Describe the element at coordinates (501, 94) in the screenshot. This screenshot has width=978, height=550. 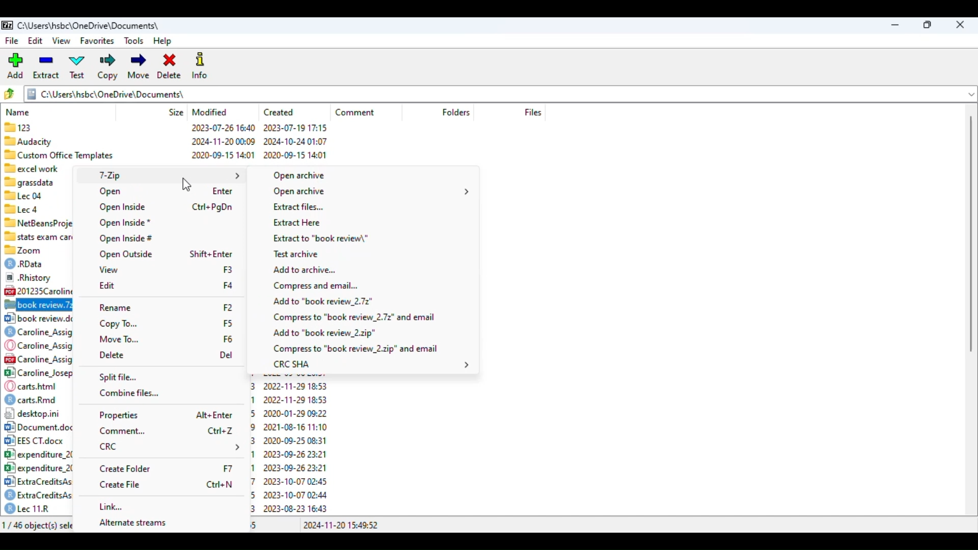
I see `current folder` at that location.